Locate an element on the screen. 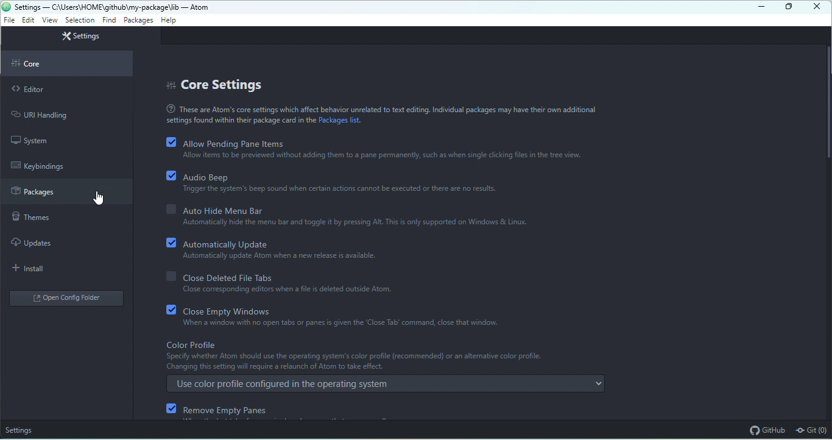  Allow items to be previewed without adding them to a pane permanently, such as when single clicking files in the tree view. is located at coordinates (373, 157).